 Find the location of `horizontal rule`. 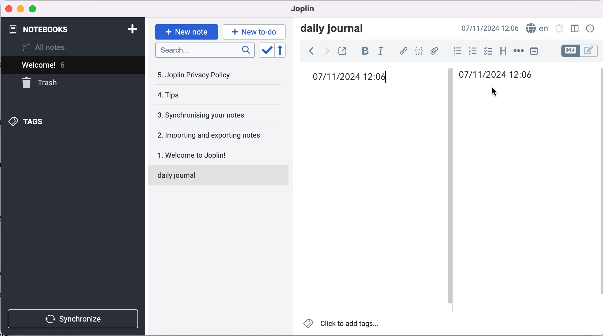

horizontal rule is located at coordinates (517, 51).